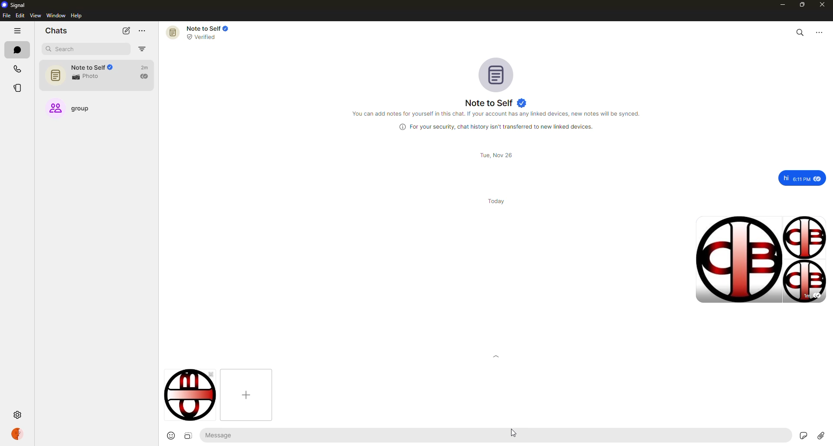 This screenshot has height=446, width=833. I want to click on settings, so click(17, 415).